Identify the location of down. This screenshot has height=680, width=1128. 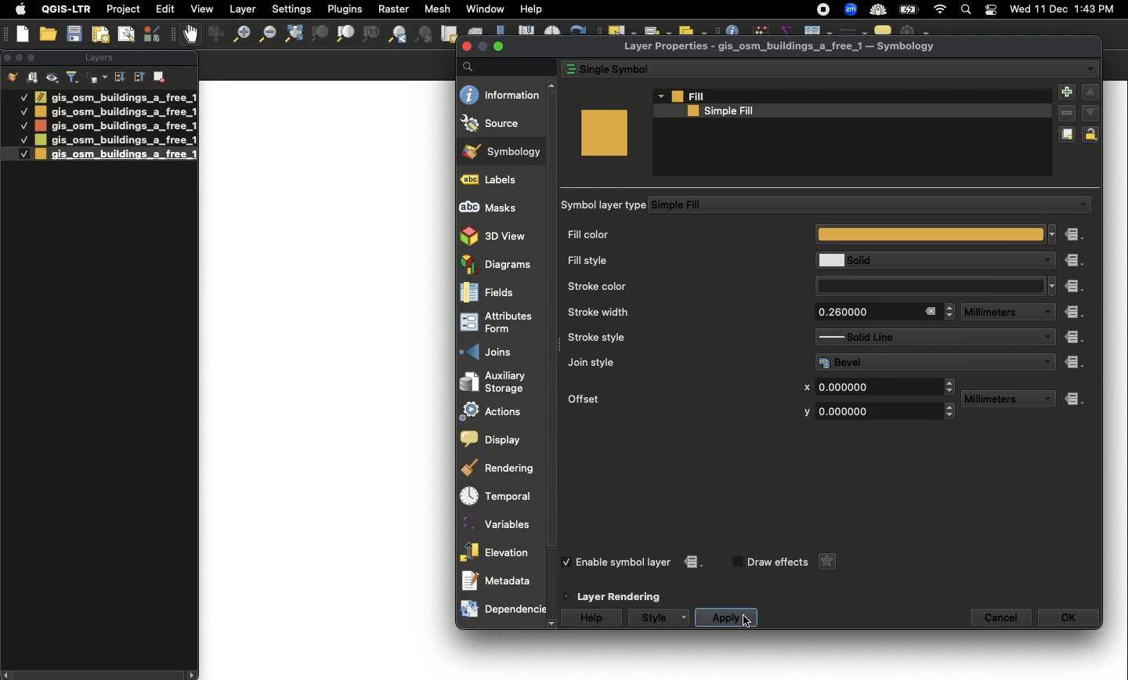
(1090, 112).